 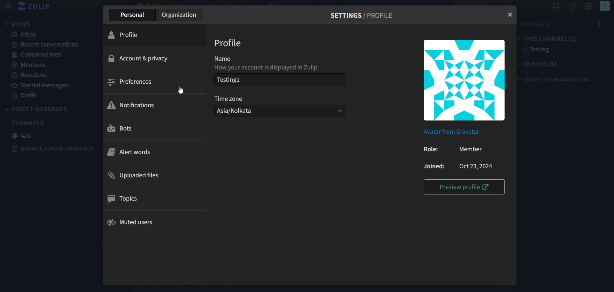 I want to click on personal, so click(x=133, y=16).